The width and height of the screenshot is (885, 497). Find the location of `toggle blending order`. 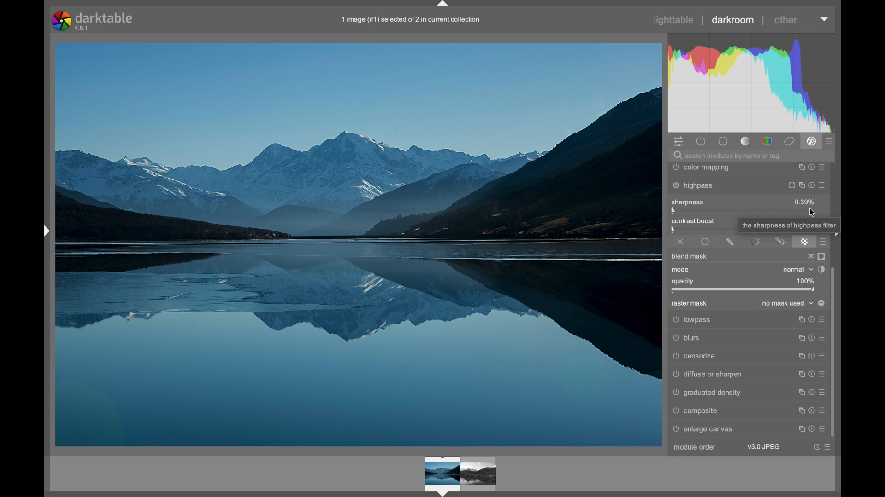

toggle blending order is located at coordinates (821, 269).